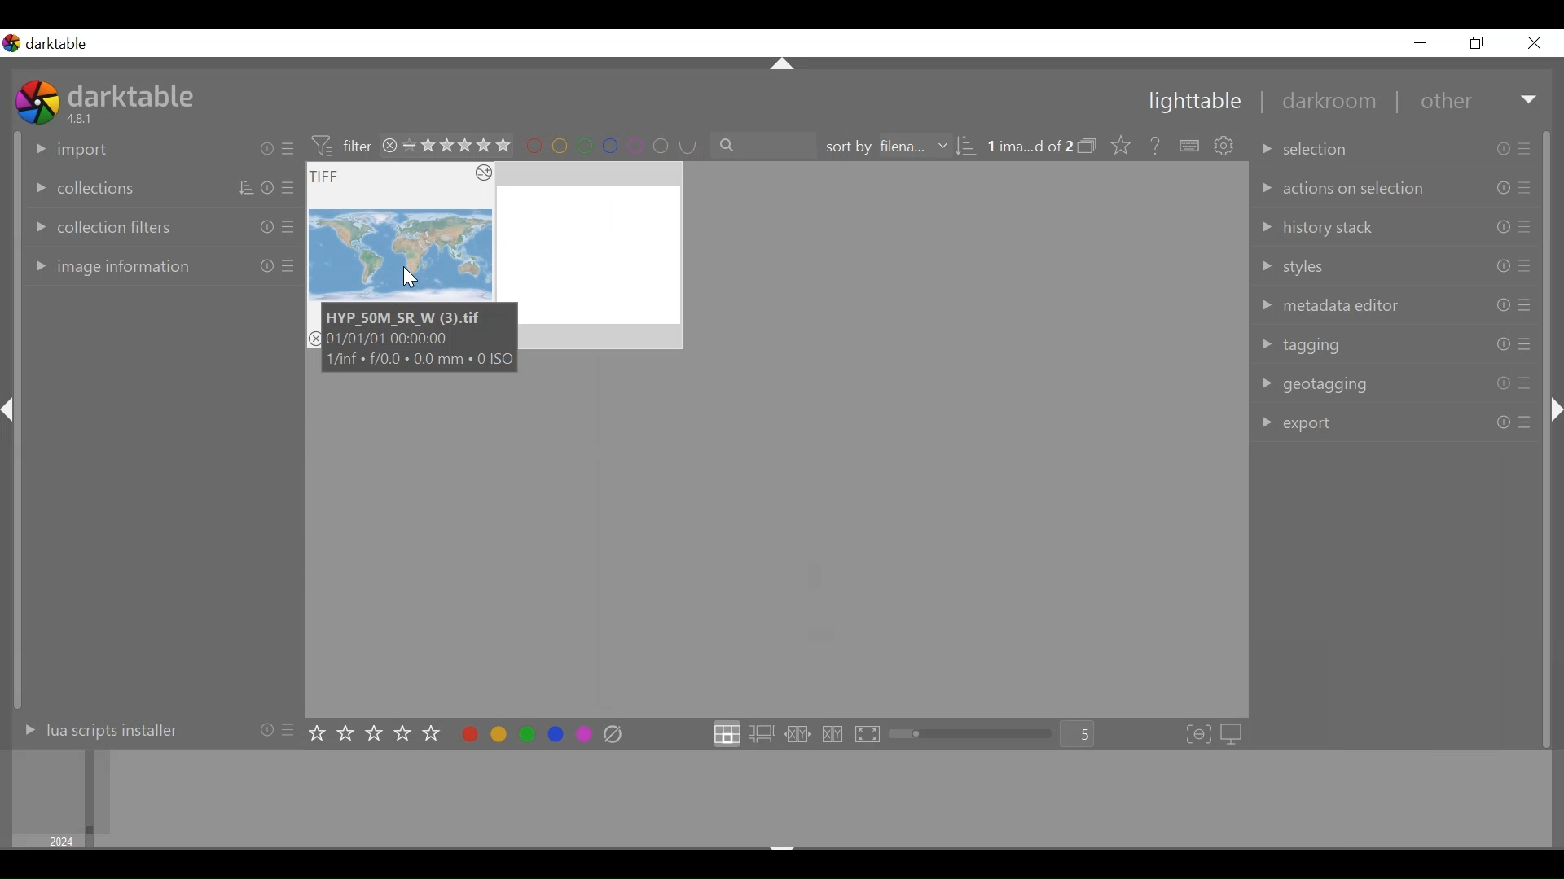 Image resolution: width=1564 pixels, height=879 pixels. Describe the element at coordinates (974, 734) in the screenshot. I see `zoom slider` at that location.